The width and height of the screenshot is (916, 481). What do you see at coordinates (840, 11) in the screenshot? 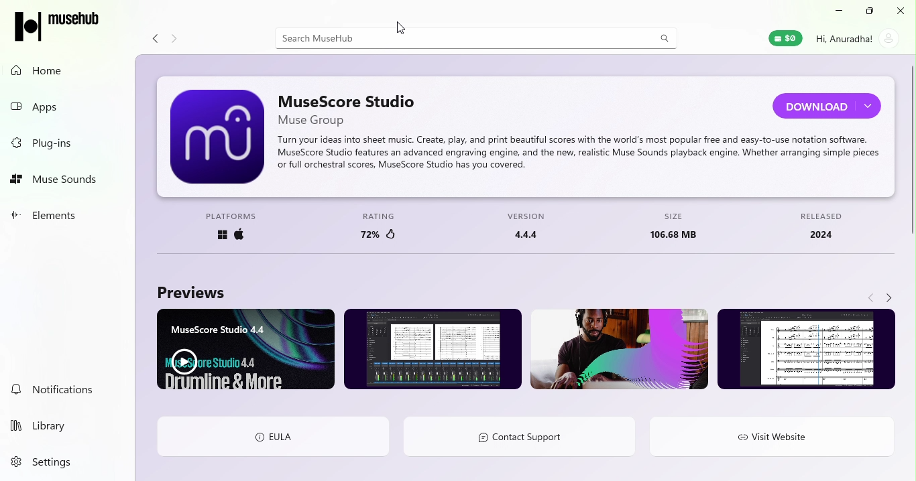
I see `Minimize` at bounding box center [840, 11].